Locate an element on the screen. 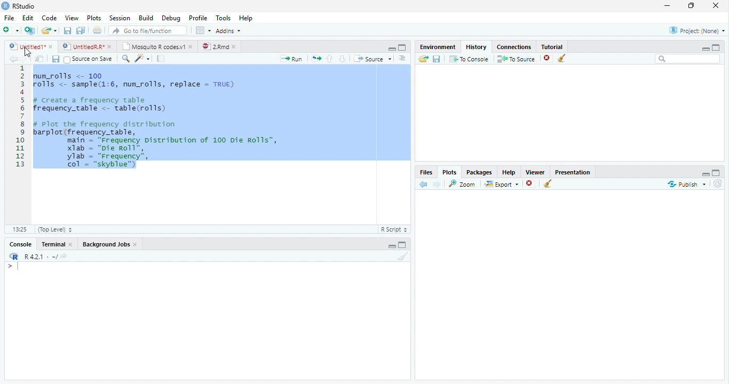  Save is located at coordinates (55, 59).